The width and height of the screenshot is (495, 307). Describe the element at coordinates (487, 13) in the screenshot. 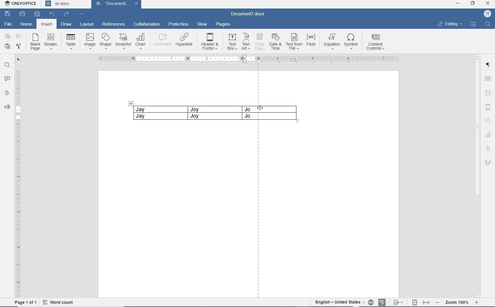

I see `HP` at that location.